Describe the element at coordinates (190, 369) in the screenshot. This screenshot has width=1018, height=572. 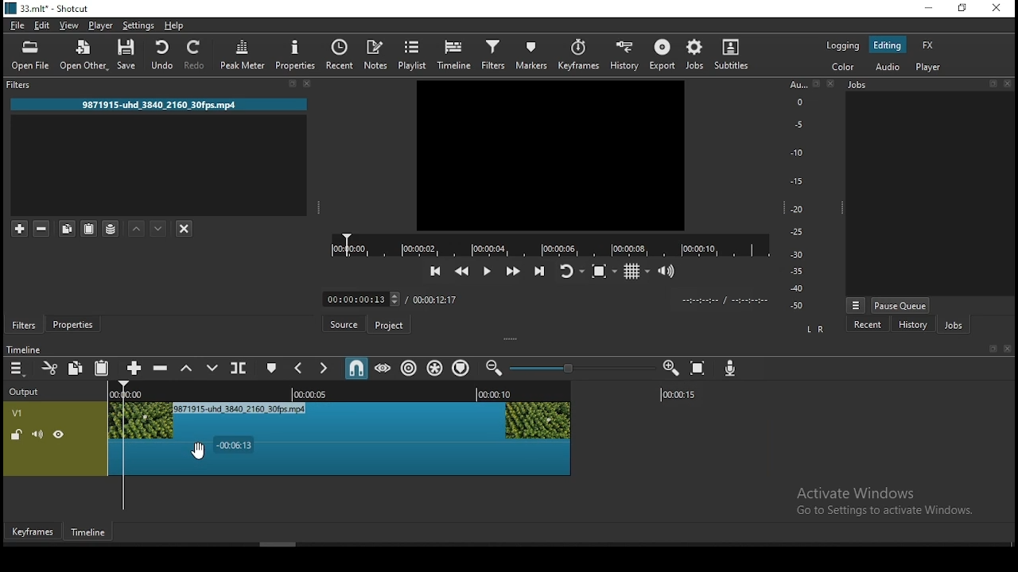
I see `lift` at that location.